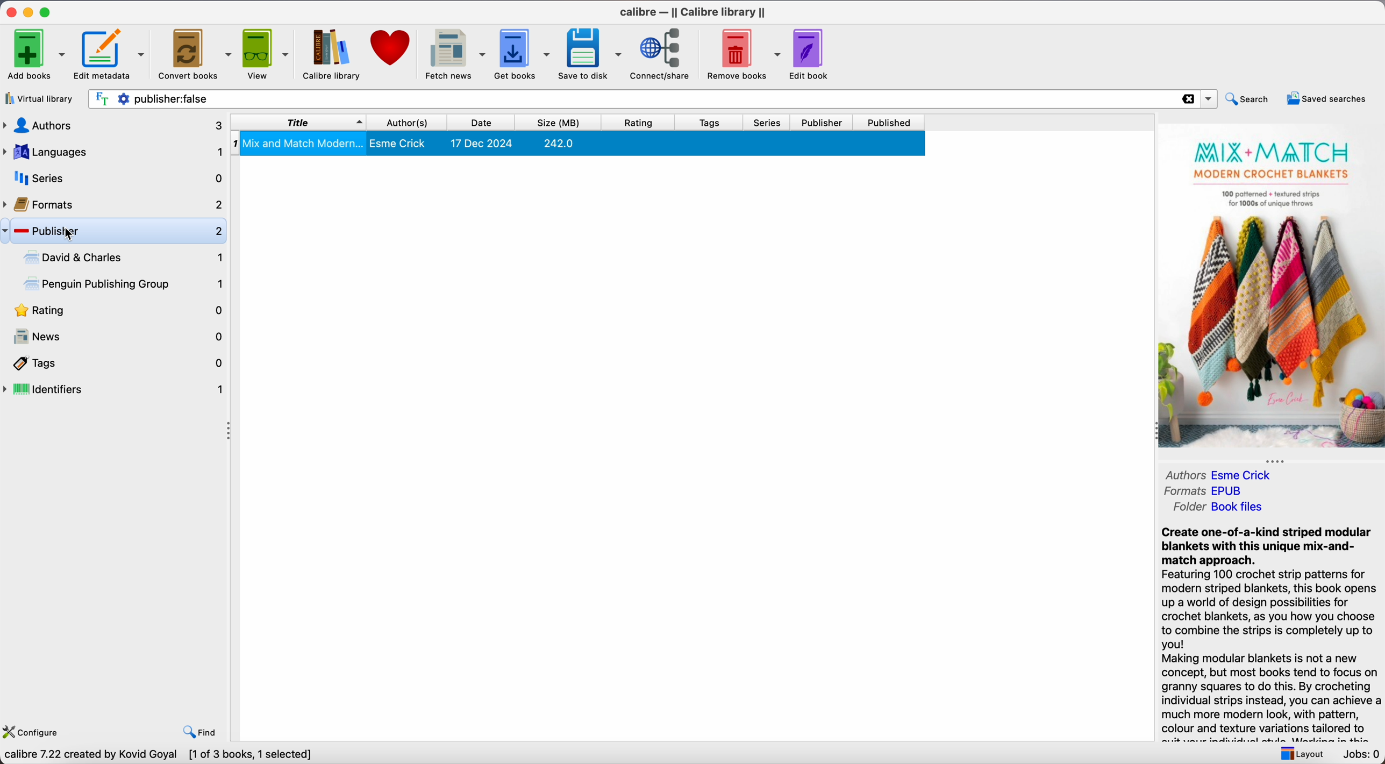  Describe the element at coordinates (891, 123) in the screenshot. I see `published` at that location.